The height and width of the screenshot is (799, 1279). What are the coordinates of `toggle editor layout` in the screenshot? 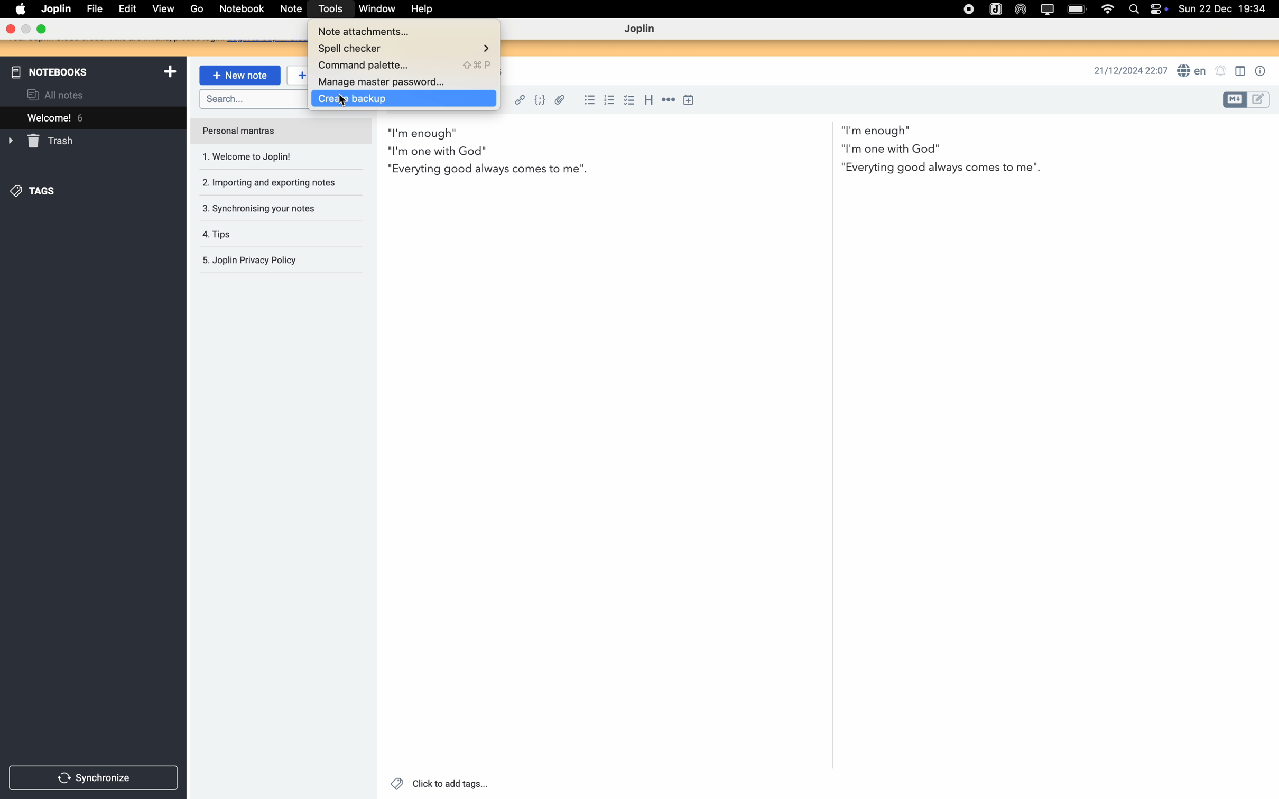 It's located at (1260, 99).